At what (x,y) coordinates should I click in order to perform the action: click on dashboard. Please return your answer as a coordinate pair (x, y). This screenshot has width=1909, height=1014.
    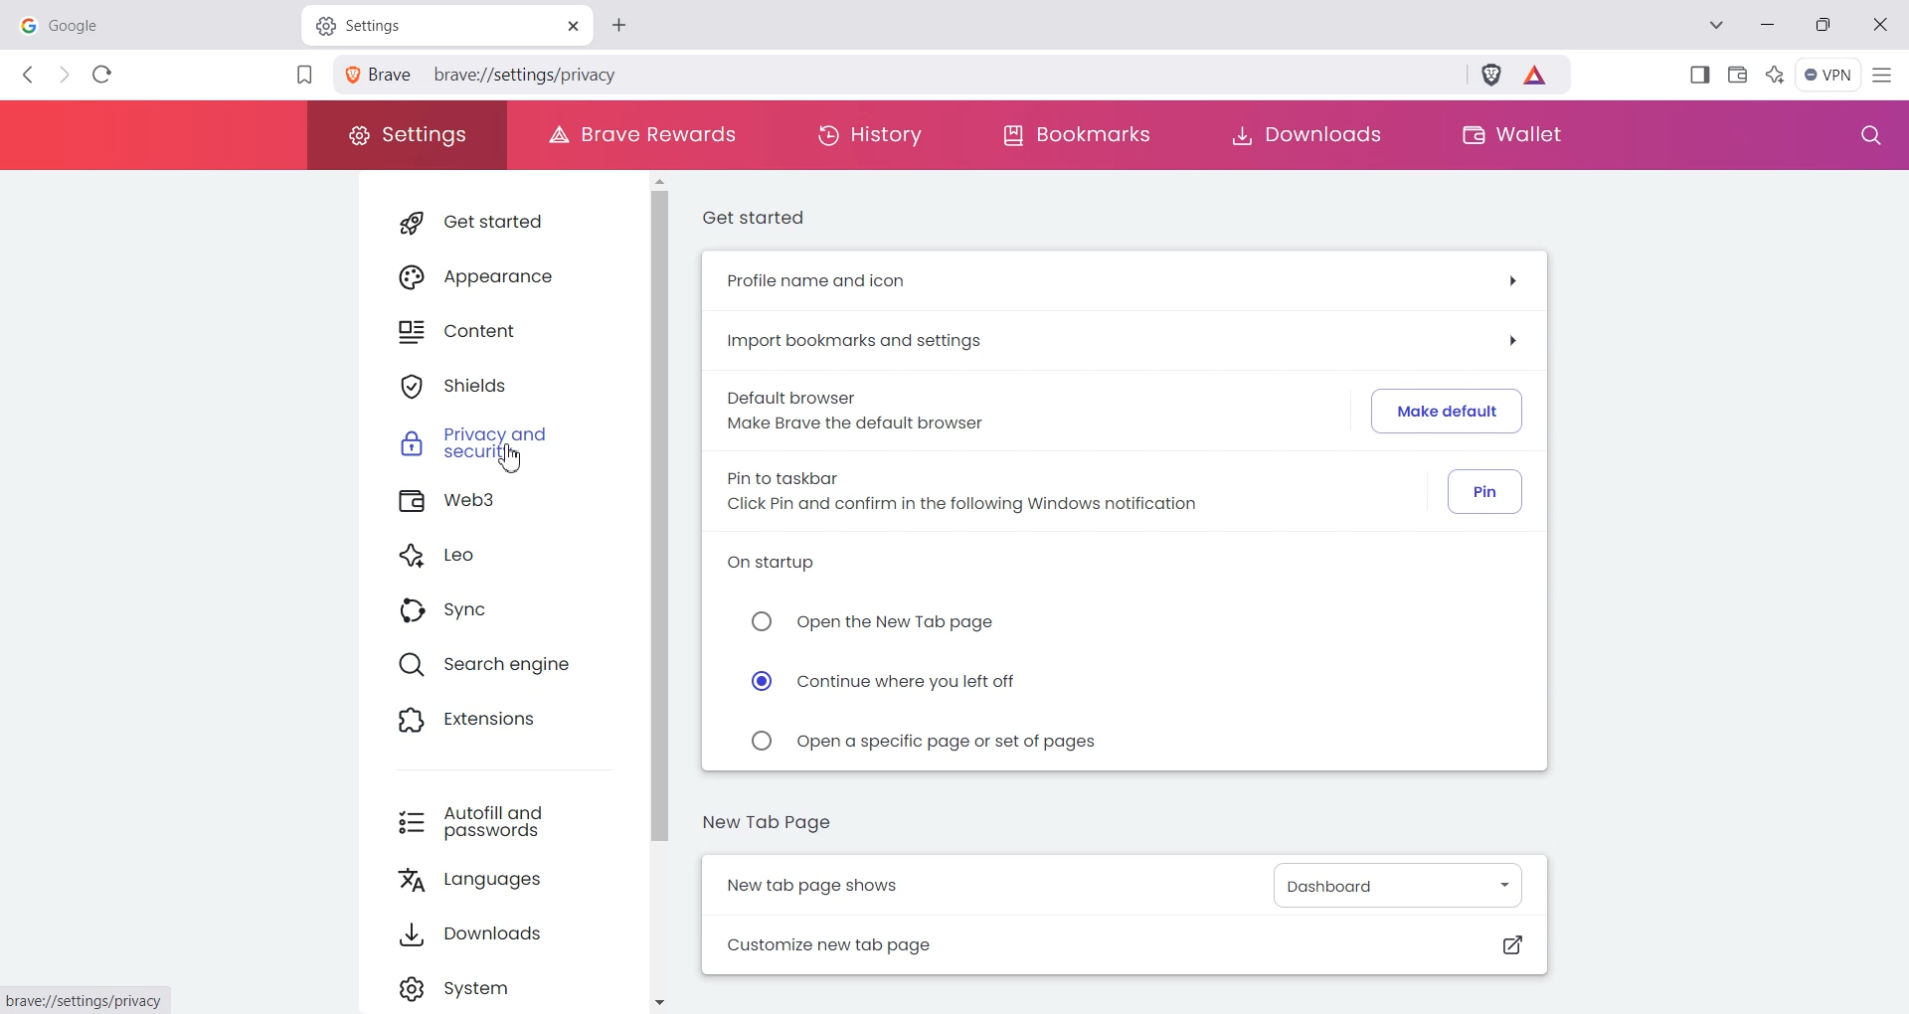
    Looking at the image, I should click on (1389, 884).